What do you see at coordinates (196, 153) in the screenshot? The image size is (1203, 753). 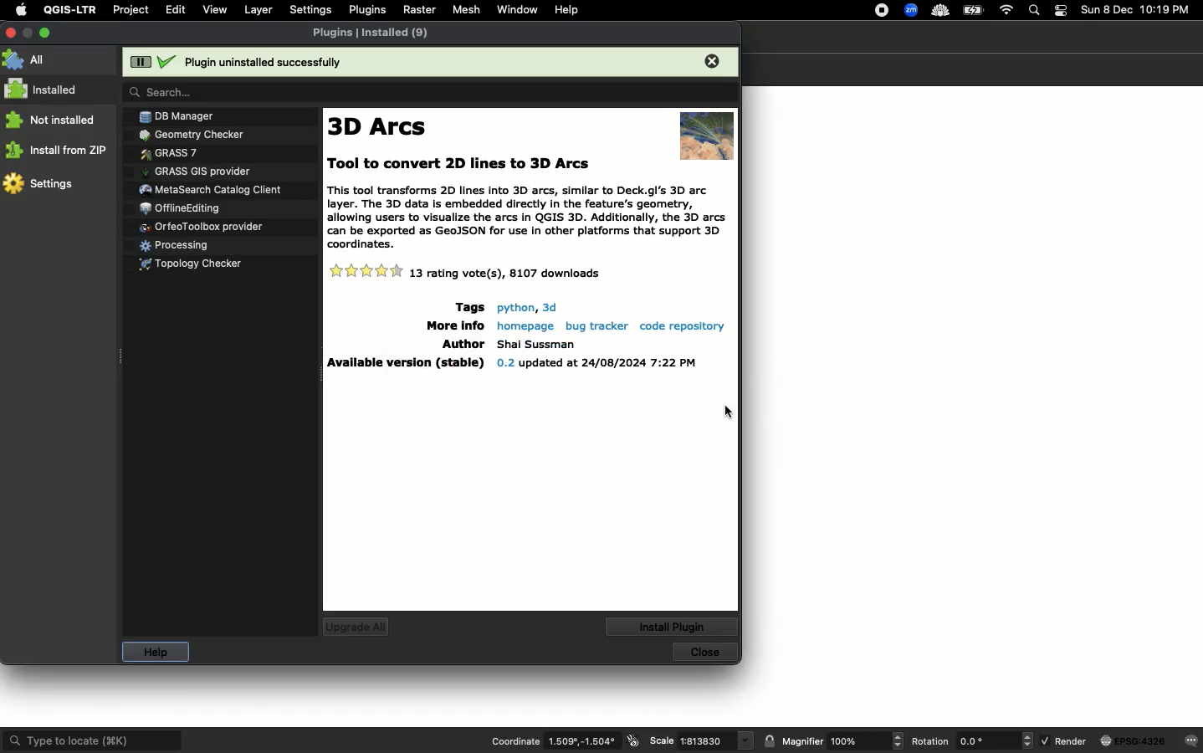 I see `Plugins` at bounding box center [196, 153].